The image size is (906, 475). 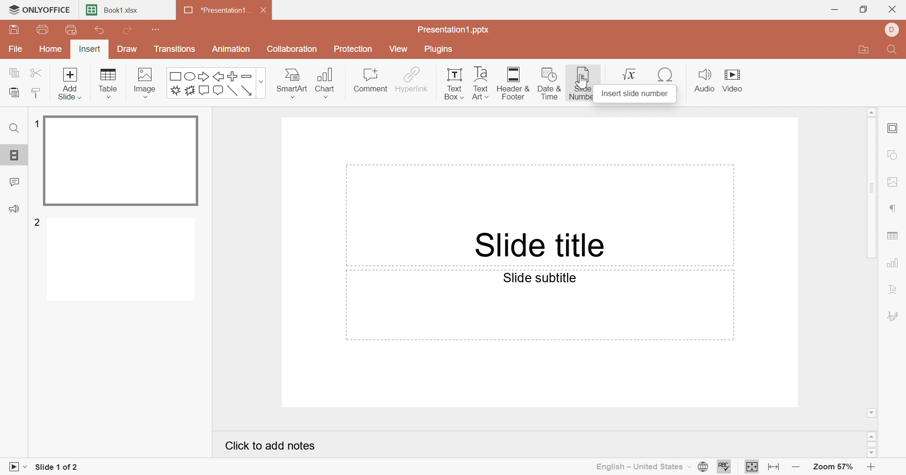 I want to click on Shapes, so click(x=217, y=83).